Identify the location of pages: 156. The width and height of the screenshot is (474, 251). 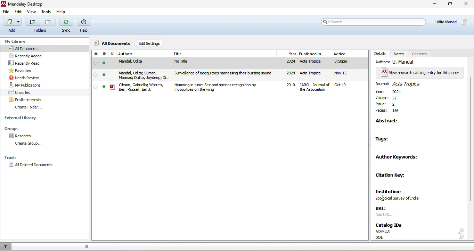
(388, 111).